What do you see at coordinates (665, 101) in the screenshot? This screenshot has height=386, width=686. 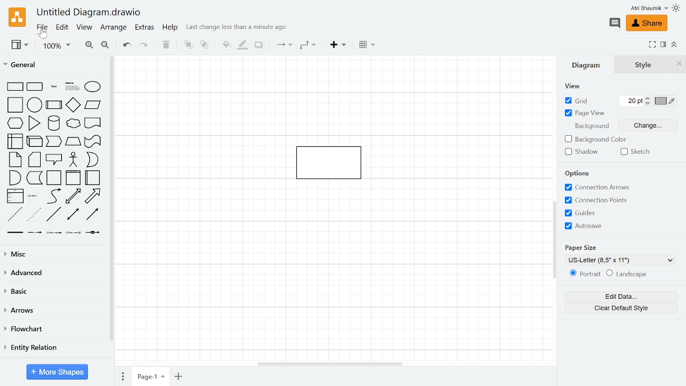 I see `Grid color` at bounding box center [665, 101].